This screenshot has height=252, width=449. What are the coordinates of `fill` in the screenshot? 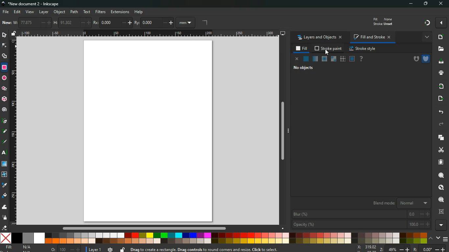 It's located at (301, 49).